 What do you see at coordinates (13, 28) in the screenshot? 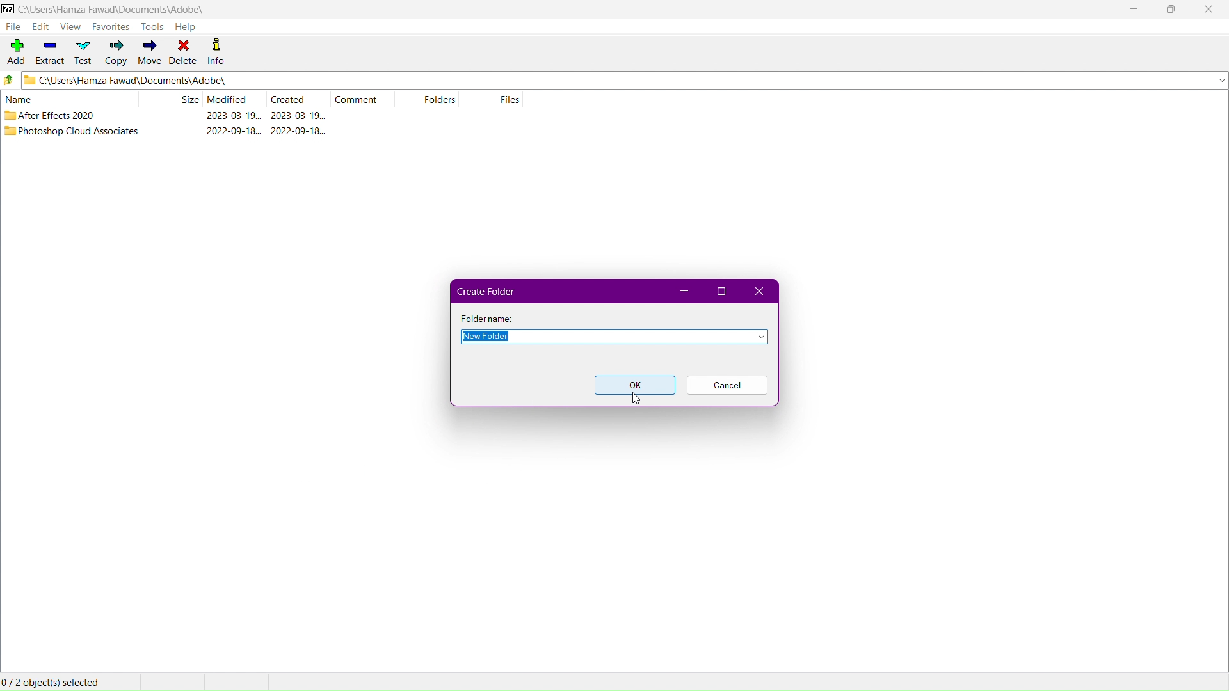
I see `File` at bounding box center [13, 28].